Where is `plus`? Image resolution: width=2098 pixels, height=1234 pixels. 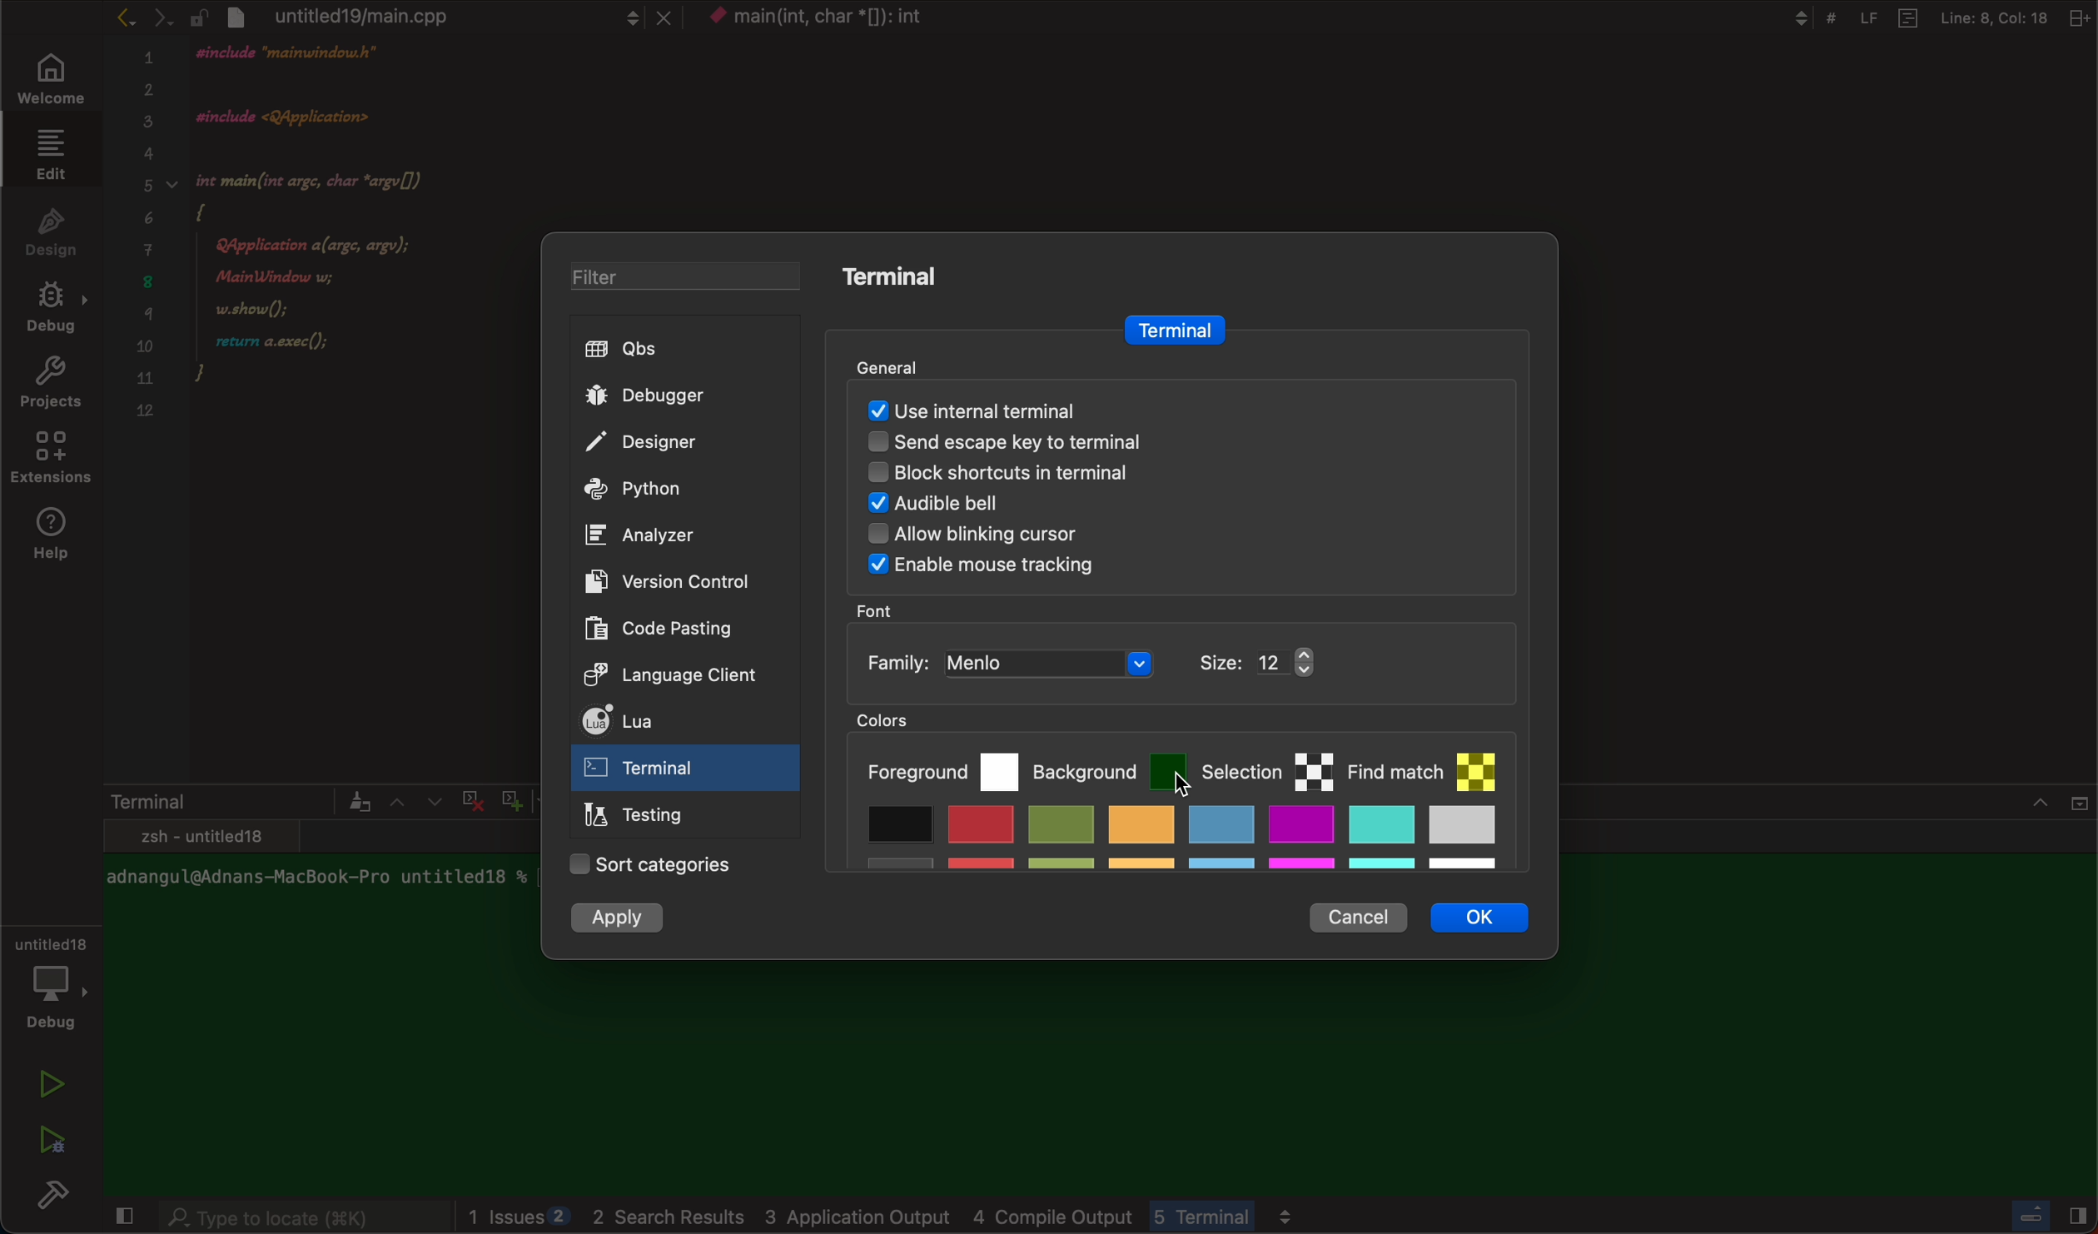 plus is located at coordinates (508, 798).